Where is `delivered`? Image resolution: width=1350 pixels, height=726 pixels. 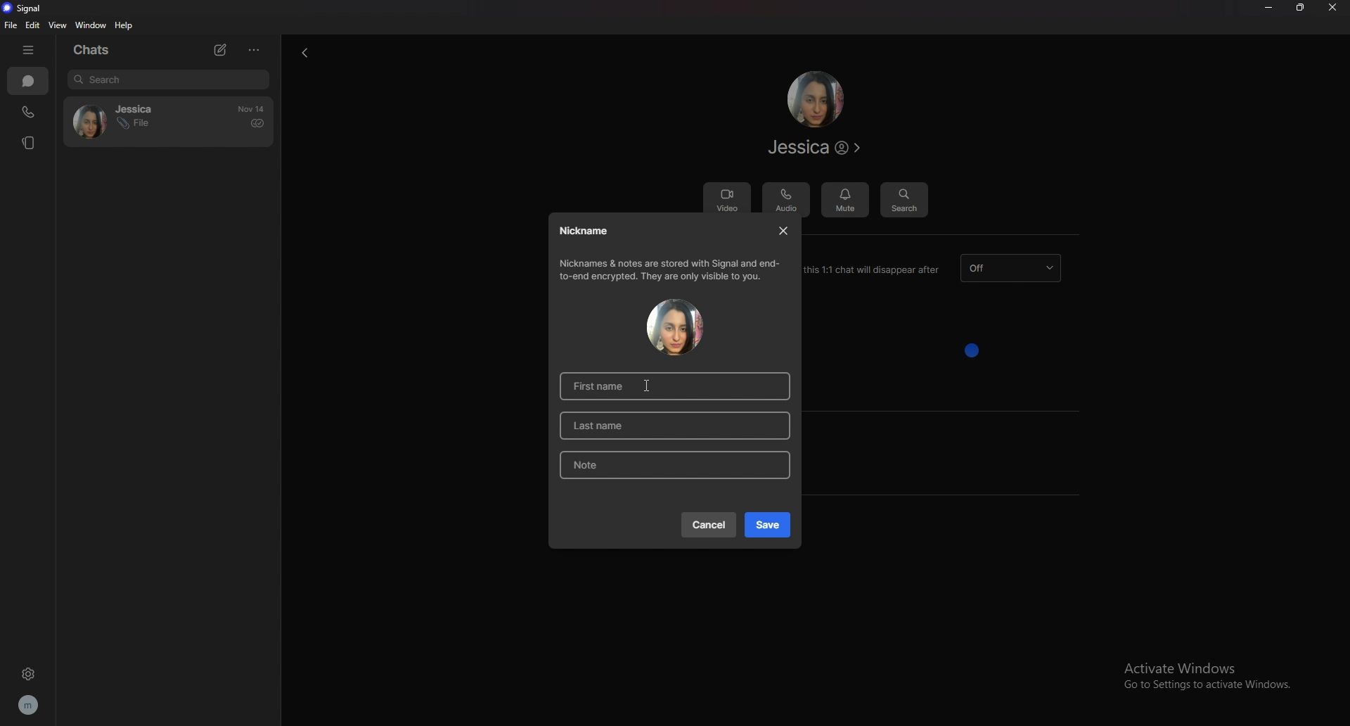 delivered is located at coordinates (257, 124).